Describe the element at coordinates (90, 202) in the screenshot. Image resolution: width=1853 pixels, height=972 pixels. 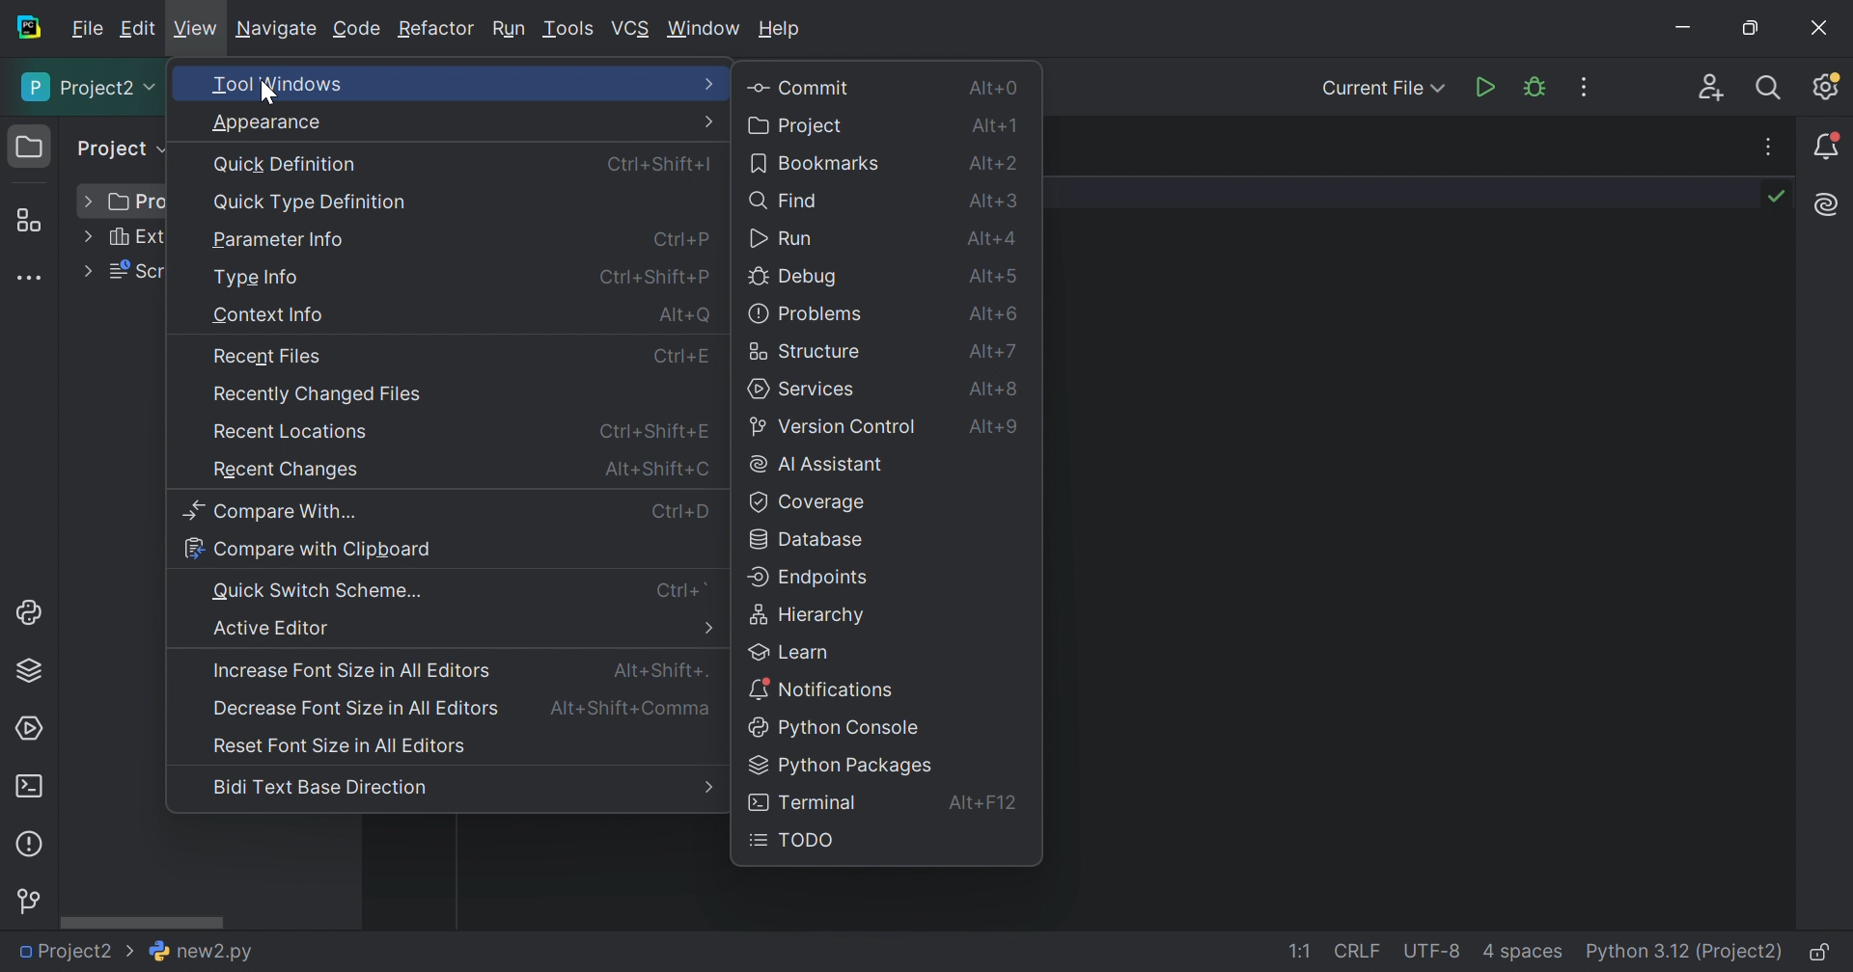
I see `More` at that location.